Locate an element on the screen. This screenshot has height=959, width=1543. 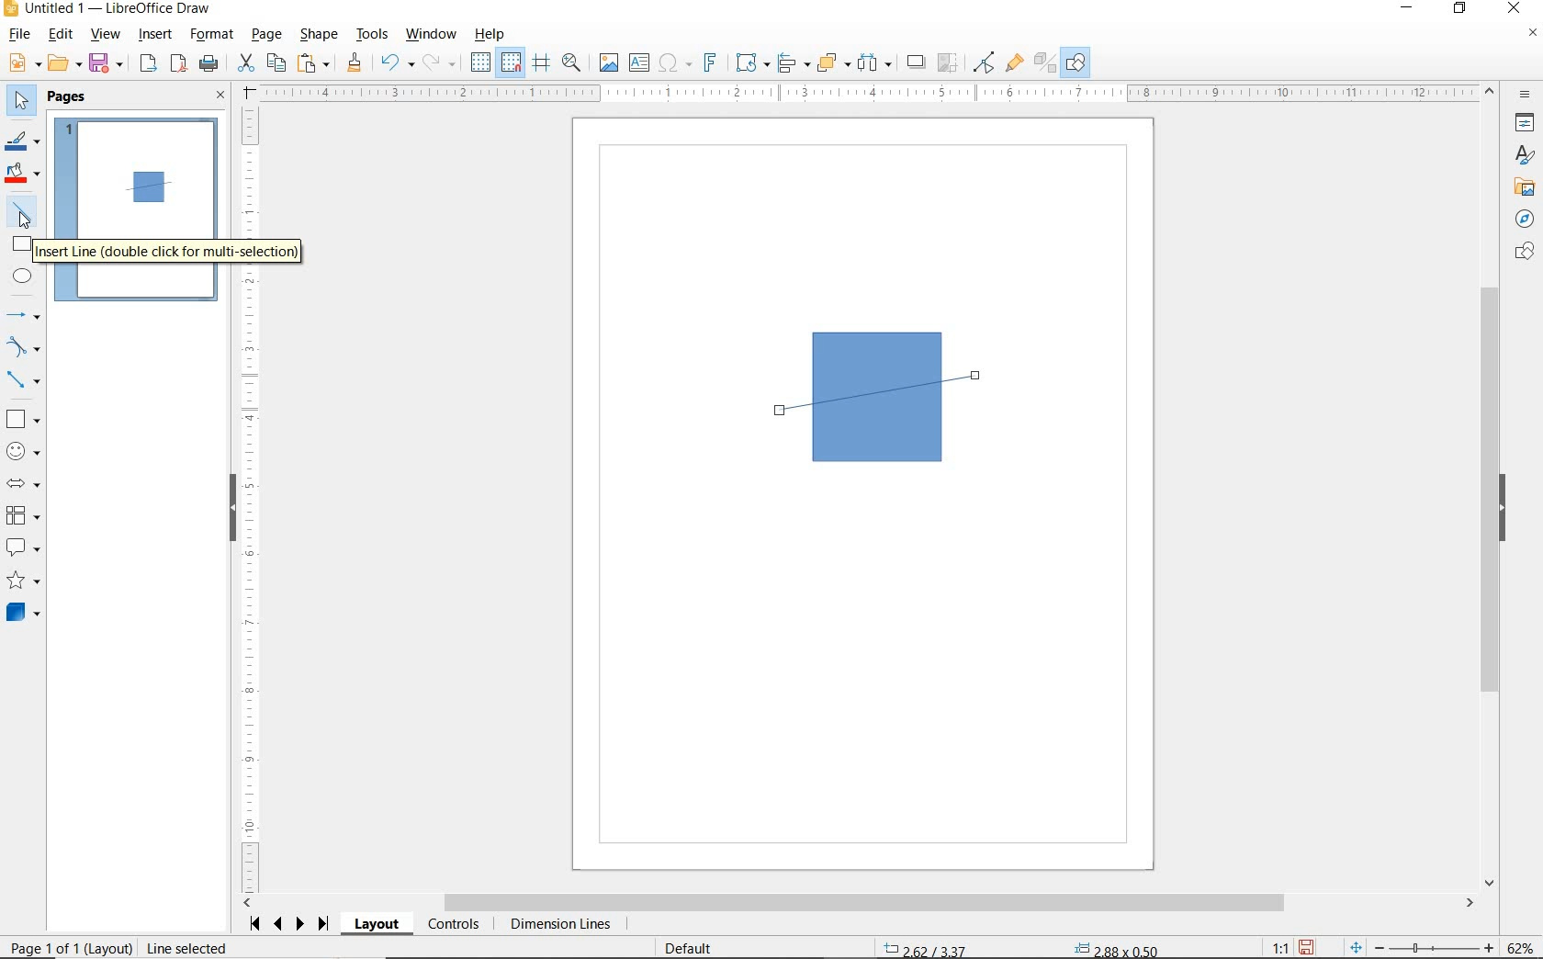
LINE is located at coordinates (895, 394).